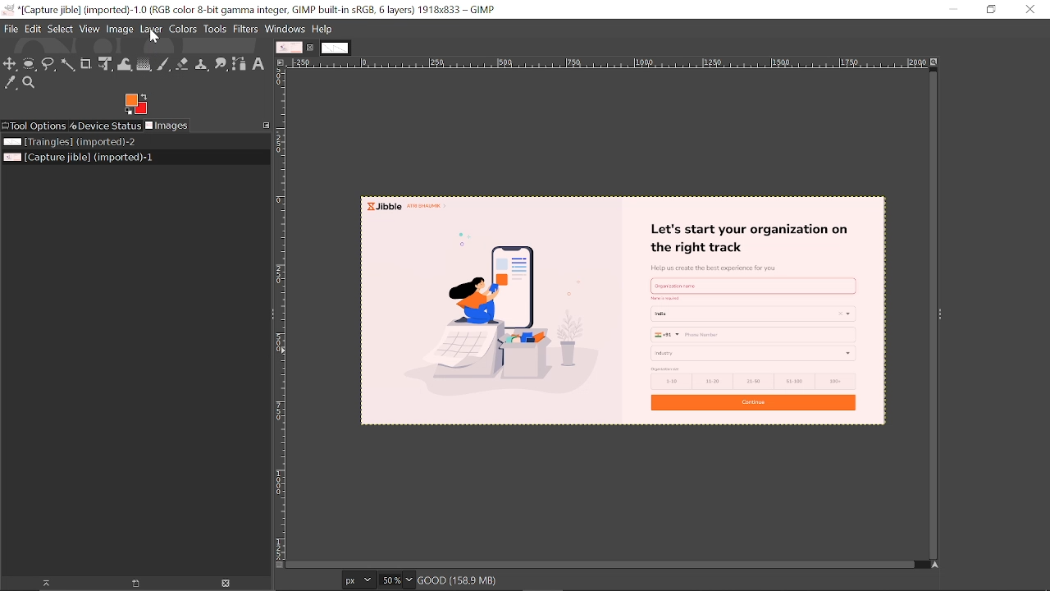 The image size is (1050, 591). What do you see at coordinates (937, 566) in the screenshot?
I see `Navigate this display` at bounding box center [937, 566].